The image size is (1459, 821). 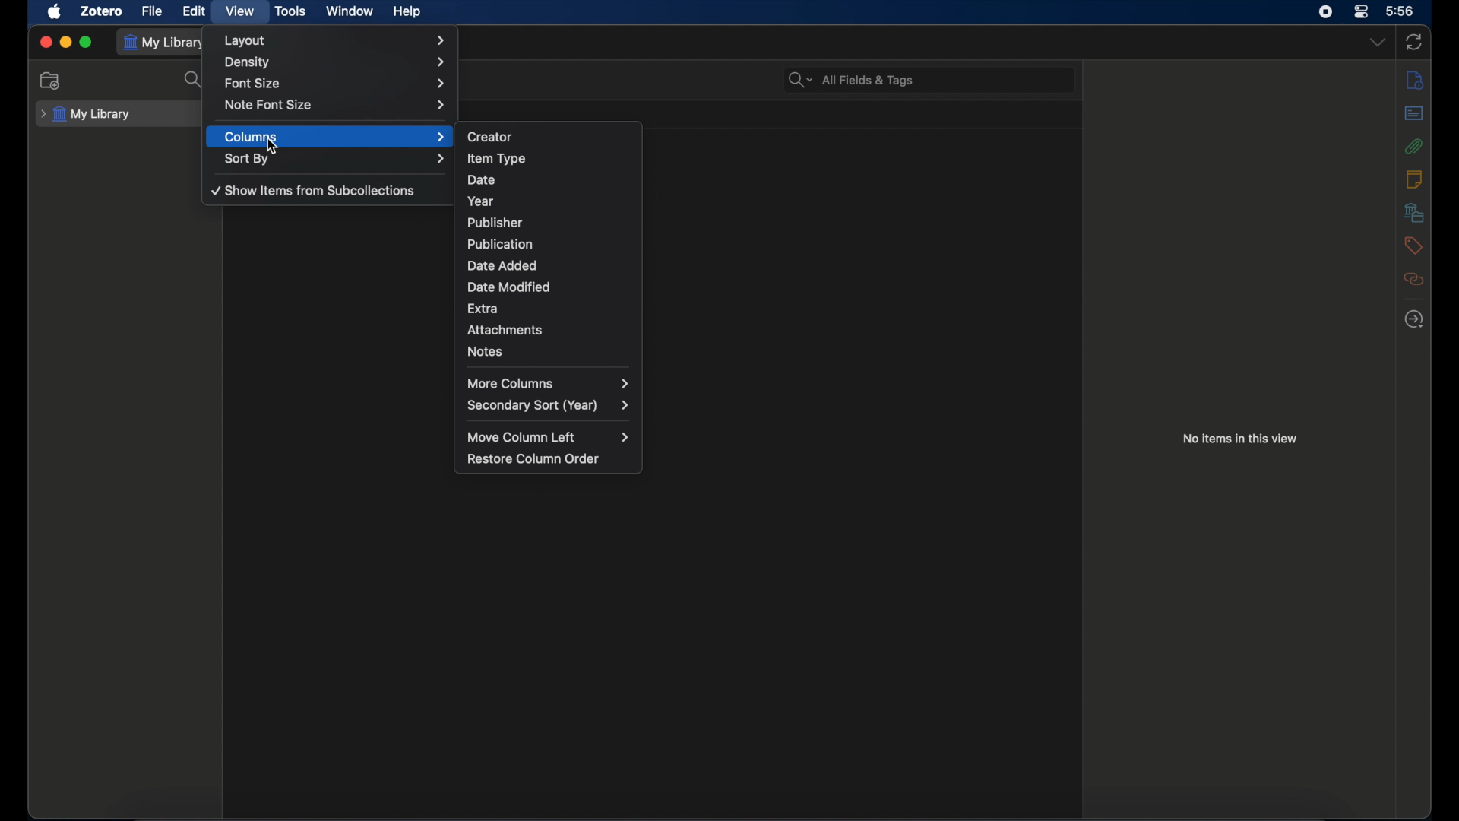 I want to click on sort by, so click(x=334, y=159).